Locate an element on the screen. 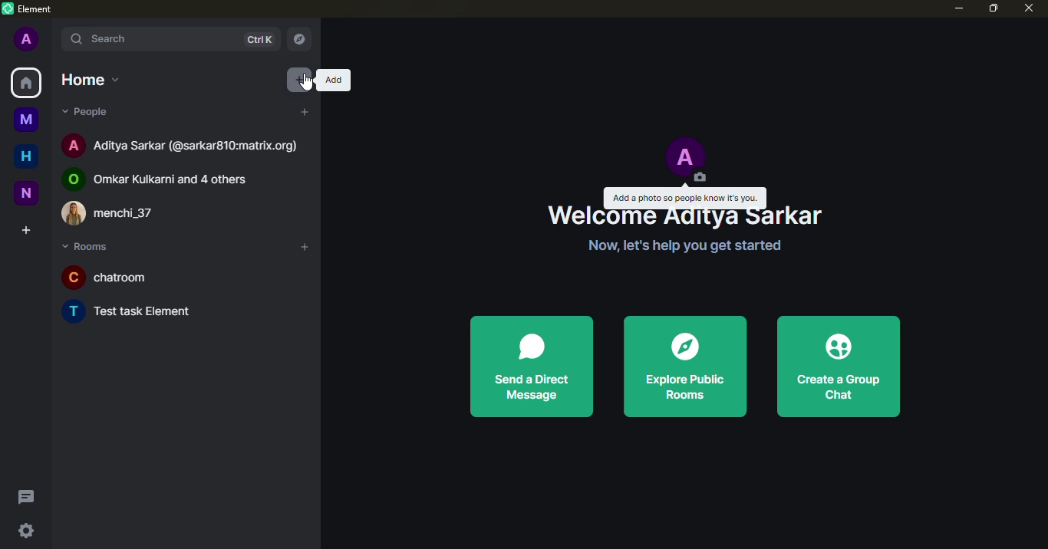  create a group chat is located at coordinates (839, 366).